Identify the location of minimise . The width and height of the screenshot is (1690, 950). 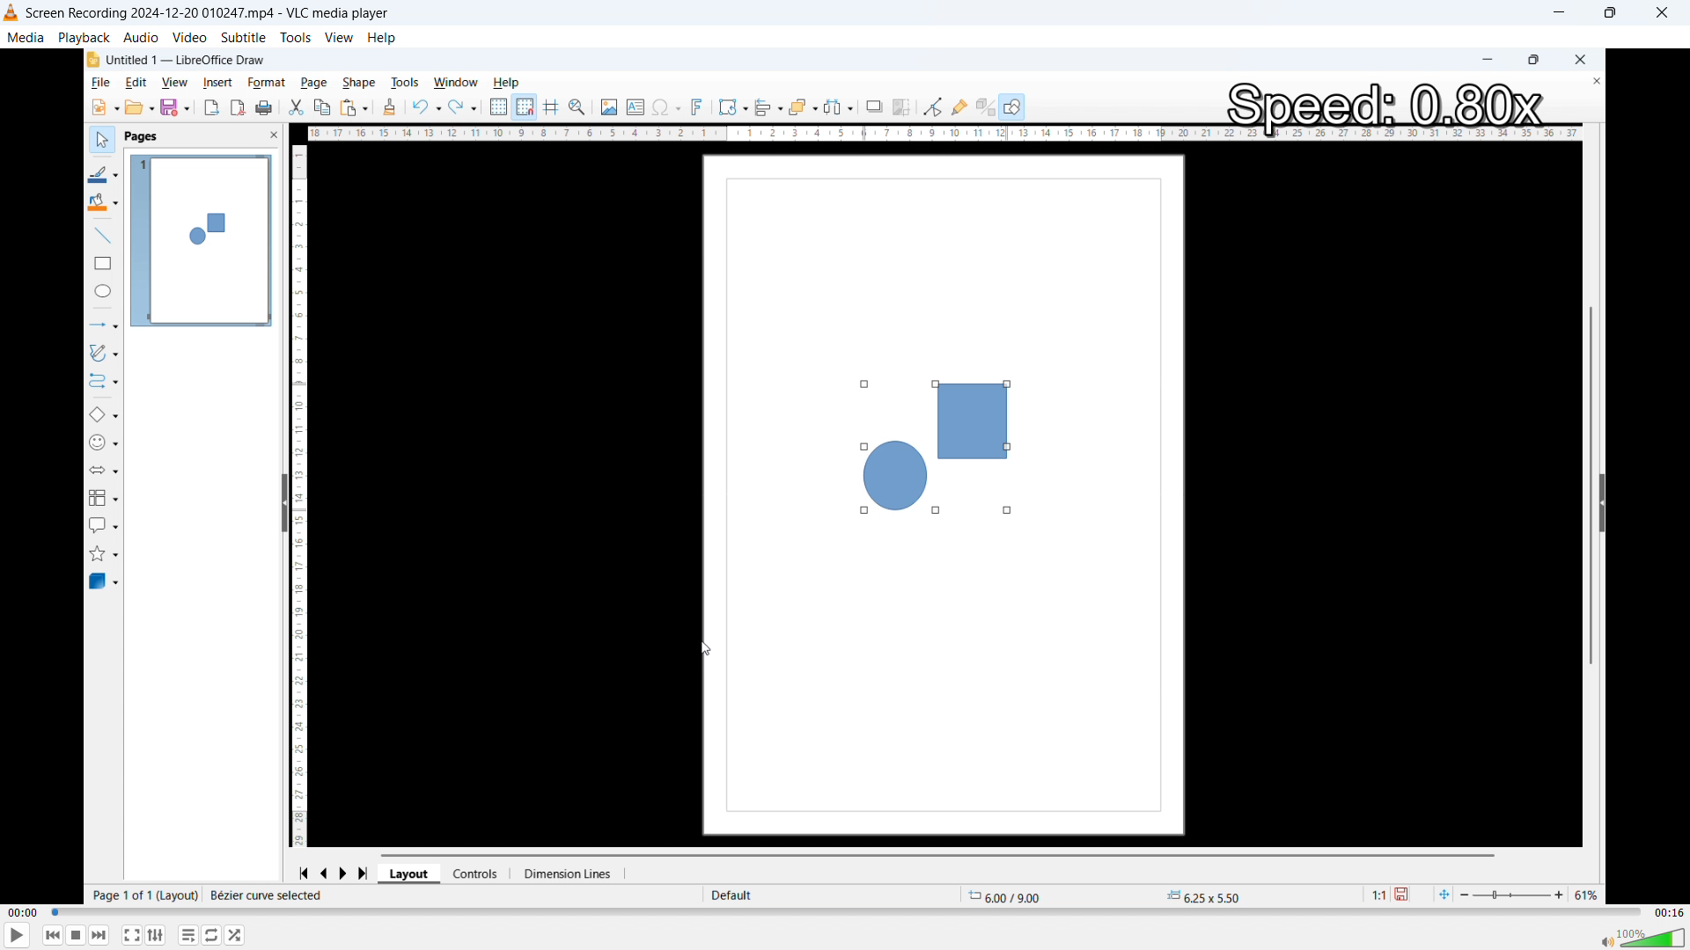
(1563, 12).